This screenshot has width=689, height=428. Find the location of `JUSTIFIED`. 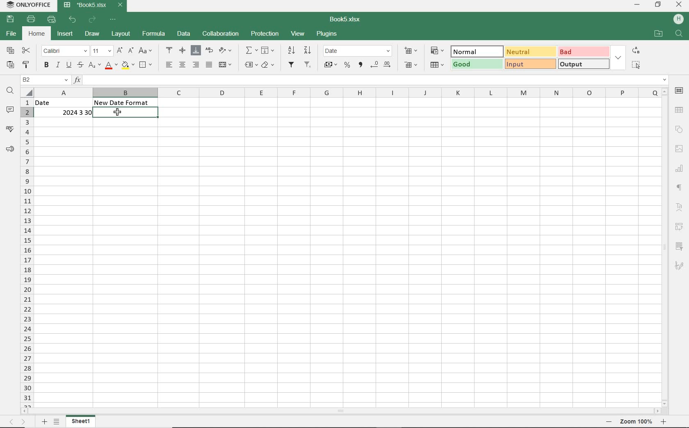

JUSTIFIED is located at coordinates (210, 64).